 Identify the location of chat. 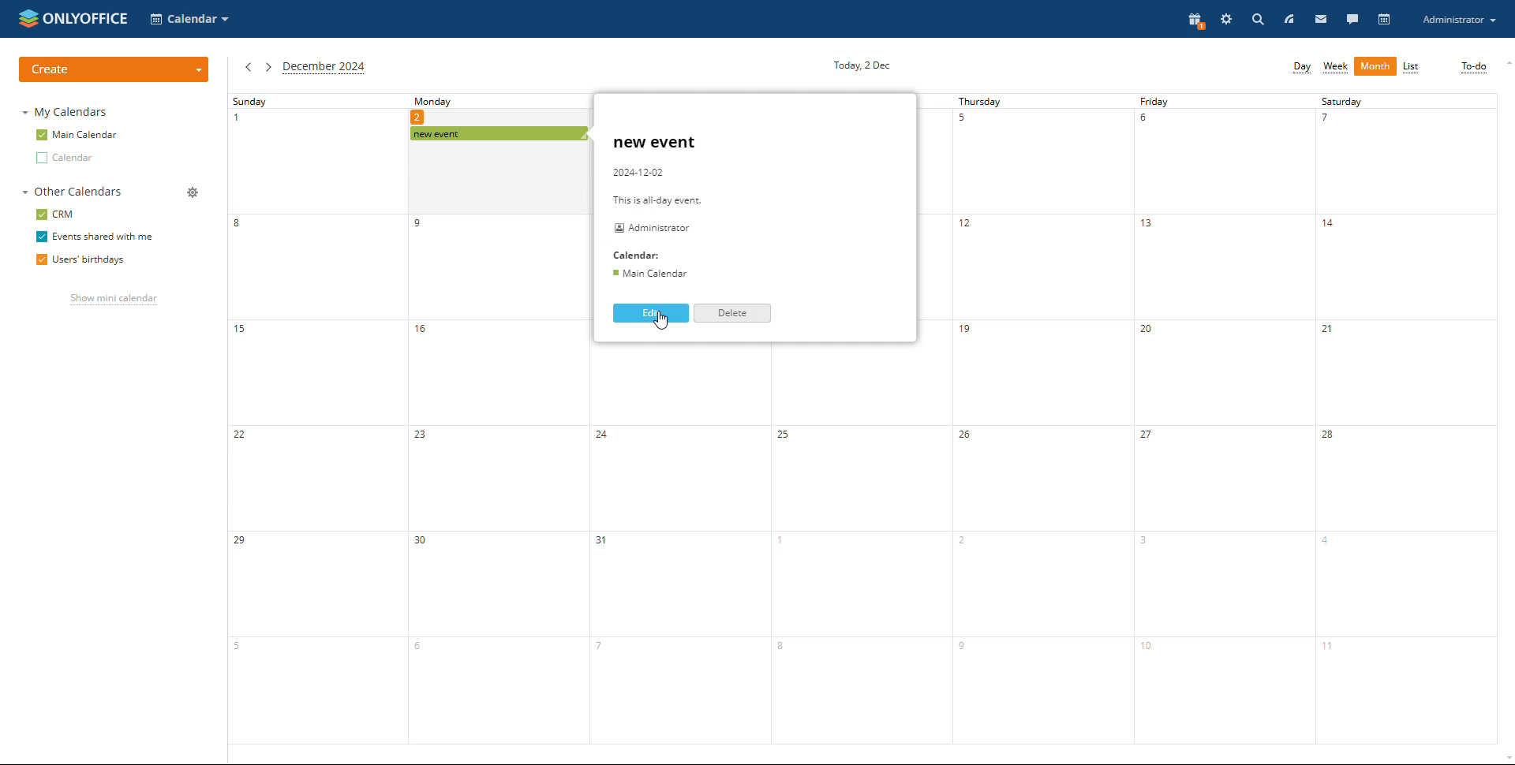
(1352, 19).